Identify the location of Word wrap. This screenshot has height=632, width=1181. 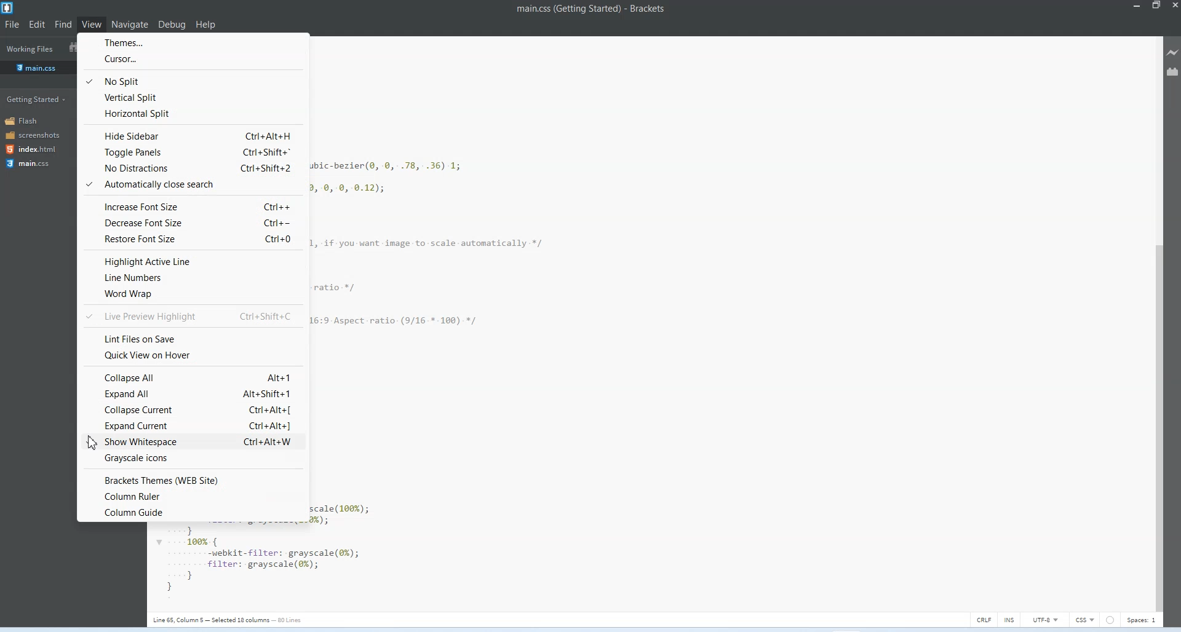
(193, 294).